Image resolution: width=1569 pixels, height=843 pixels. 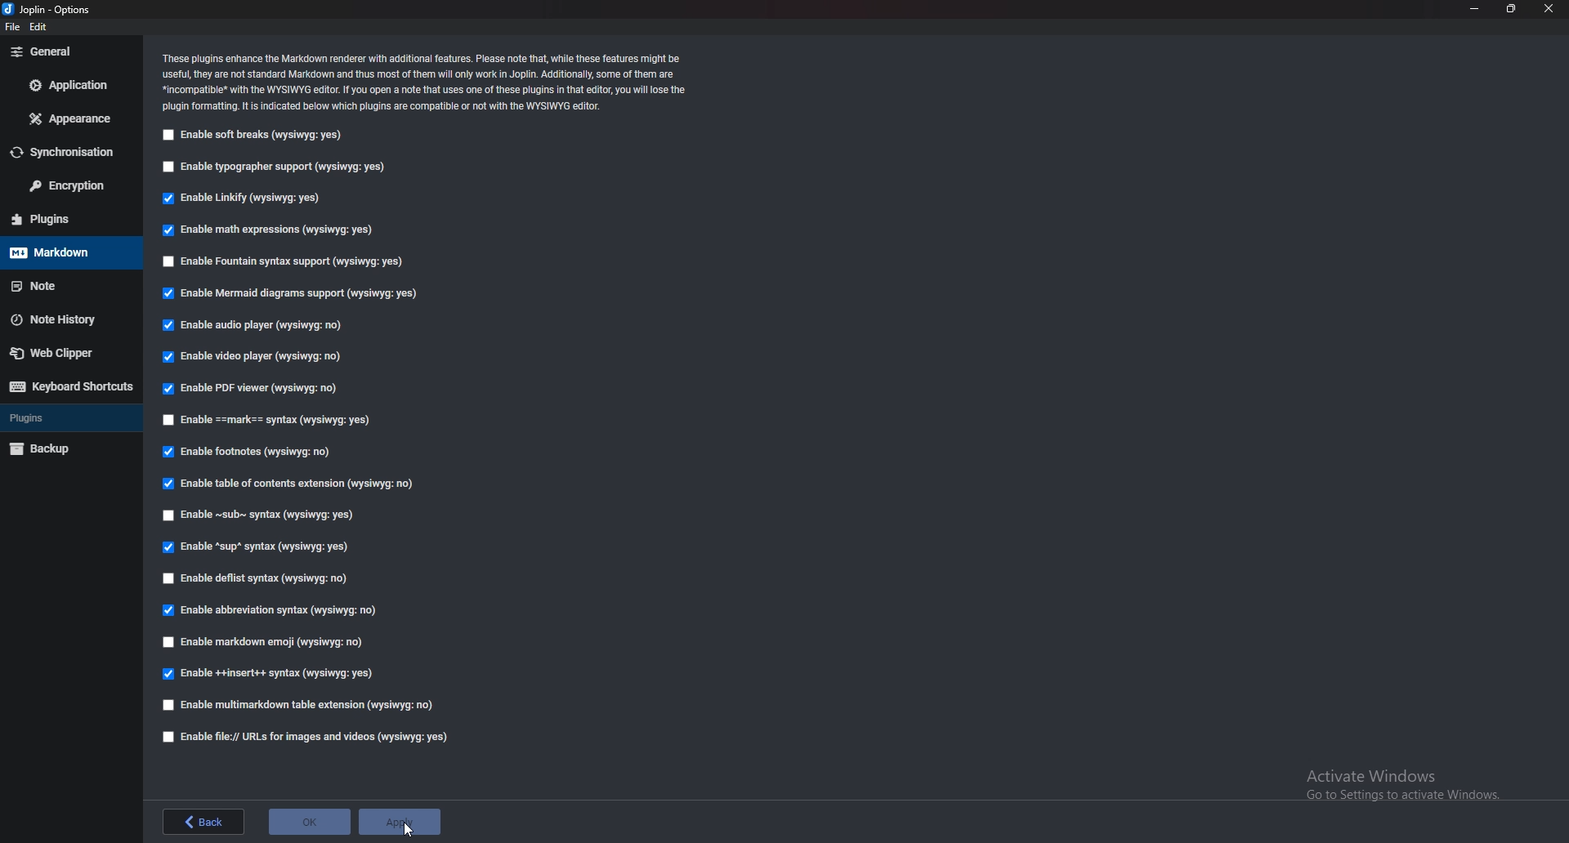 I want to click on Note history, so click(x=65, y=319).